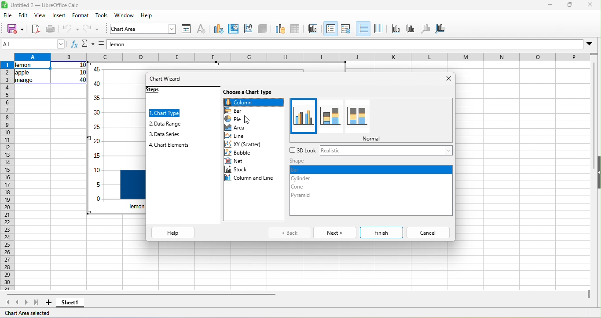 Image resolution: width=601 pixels, height=318 pixels. Describe the element at coordinates (363, 30) in the screenshot. I see `horizontal grid` at that location.